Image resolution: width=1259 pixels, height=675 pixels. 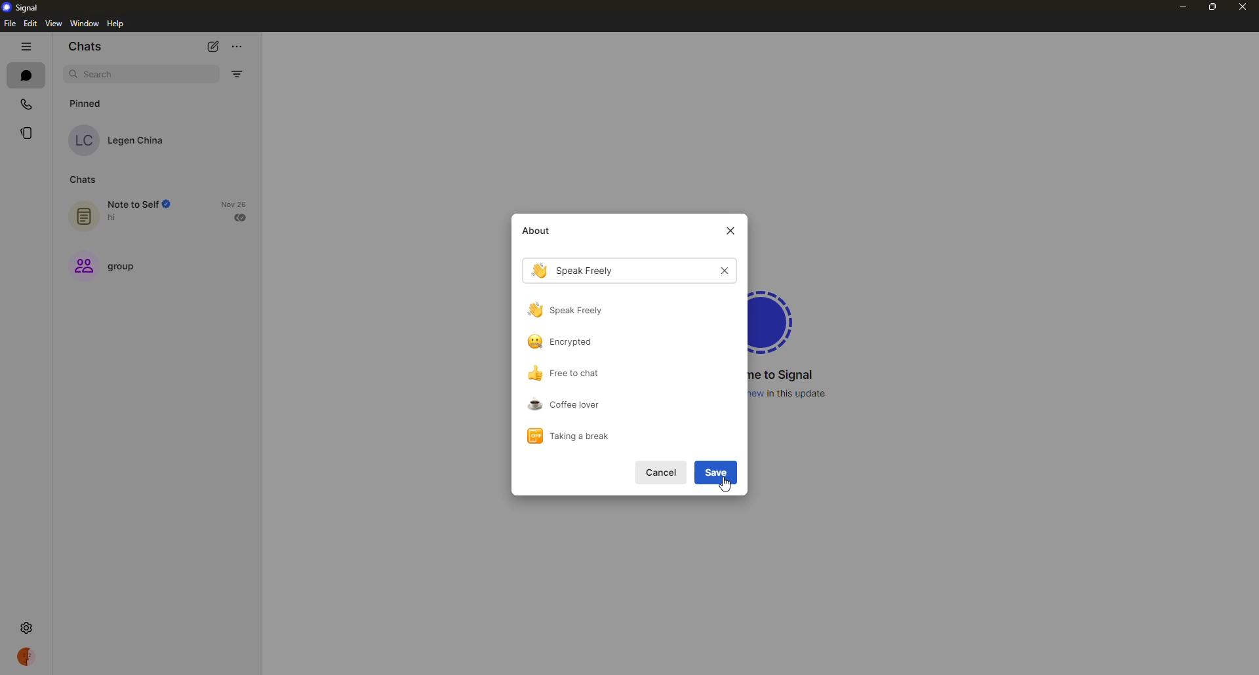 I want to click on calls, so click(x=28, y=103).